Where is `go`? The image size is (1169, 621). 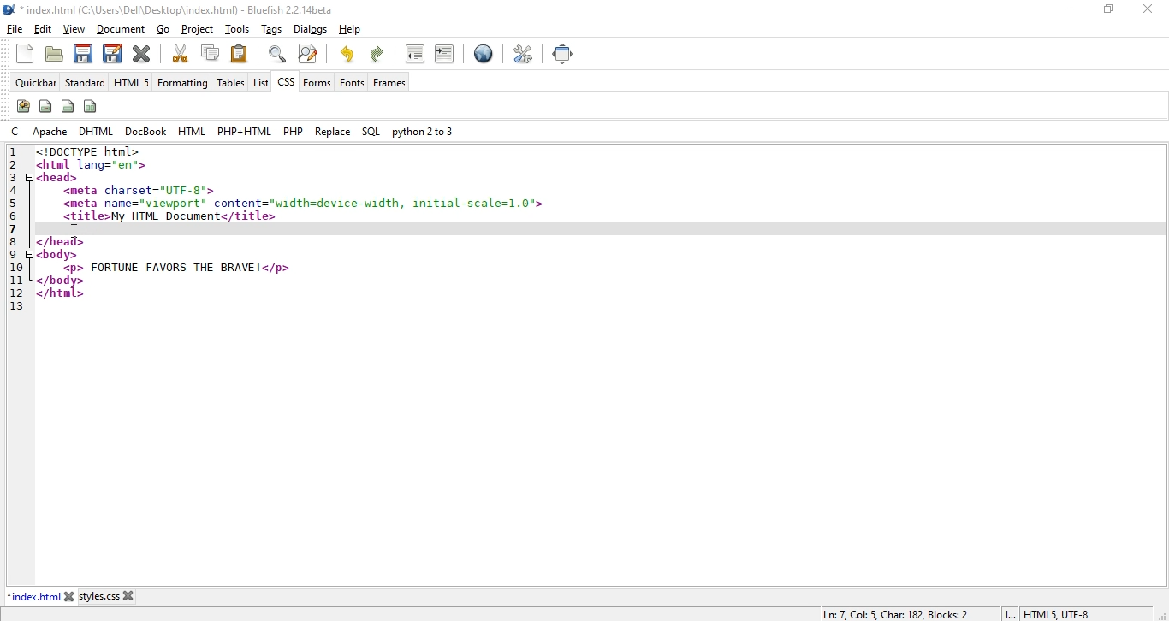
go is located at coordinates (163, 30).